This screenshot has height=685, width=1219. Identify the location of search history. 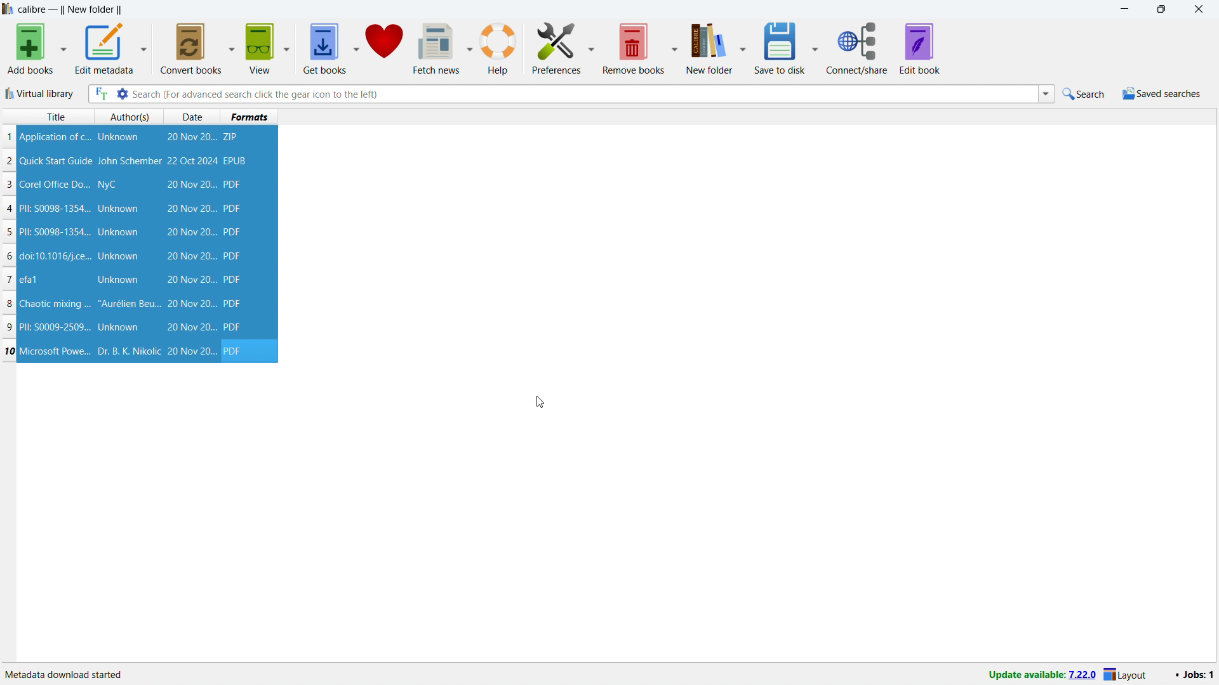
(1046, 95).